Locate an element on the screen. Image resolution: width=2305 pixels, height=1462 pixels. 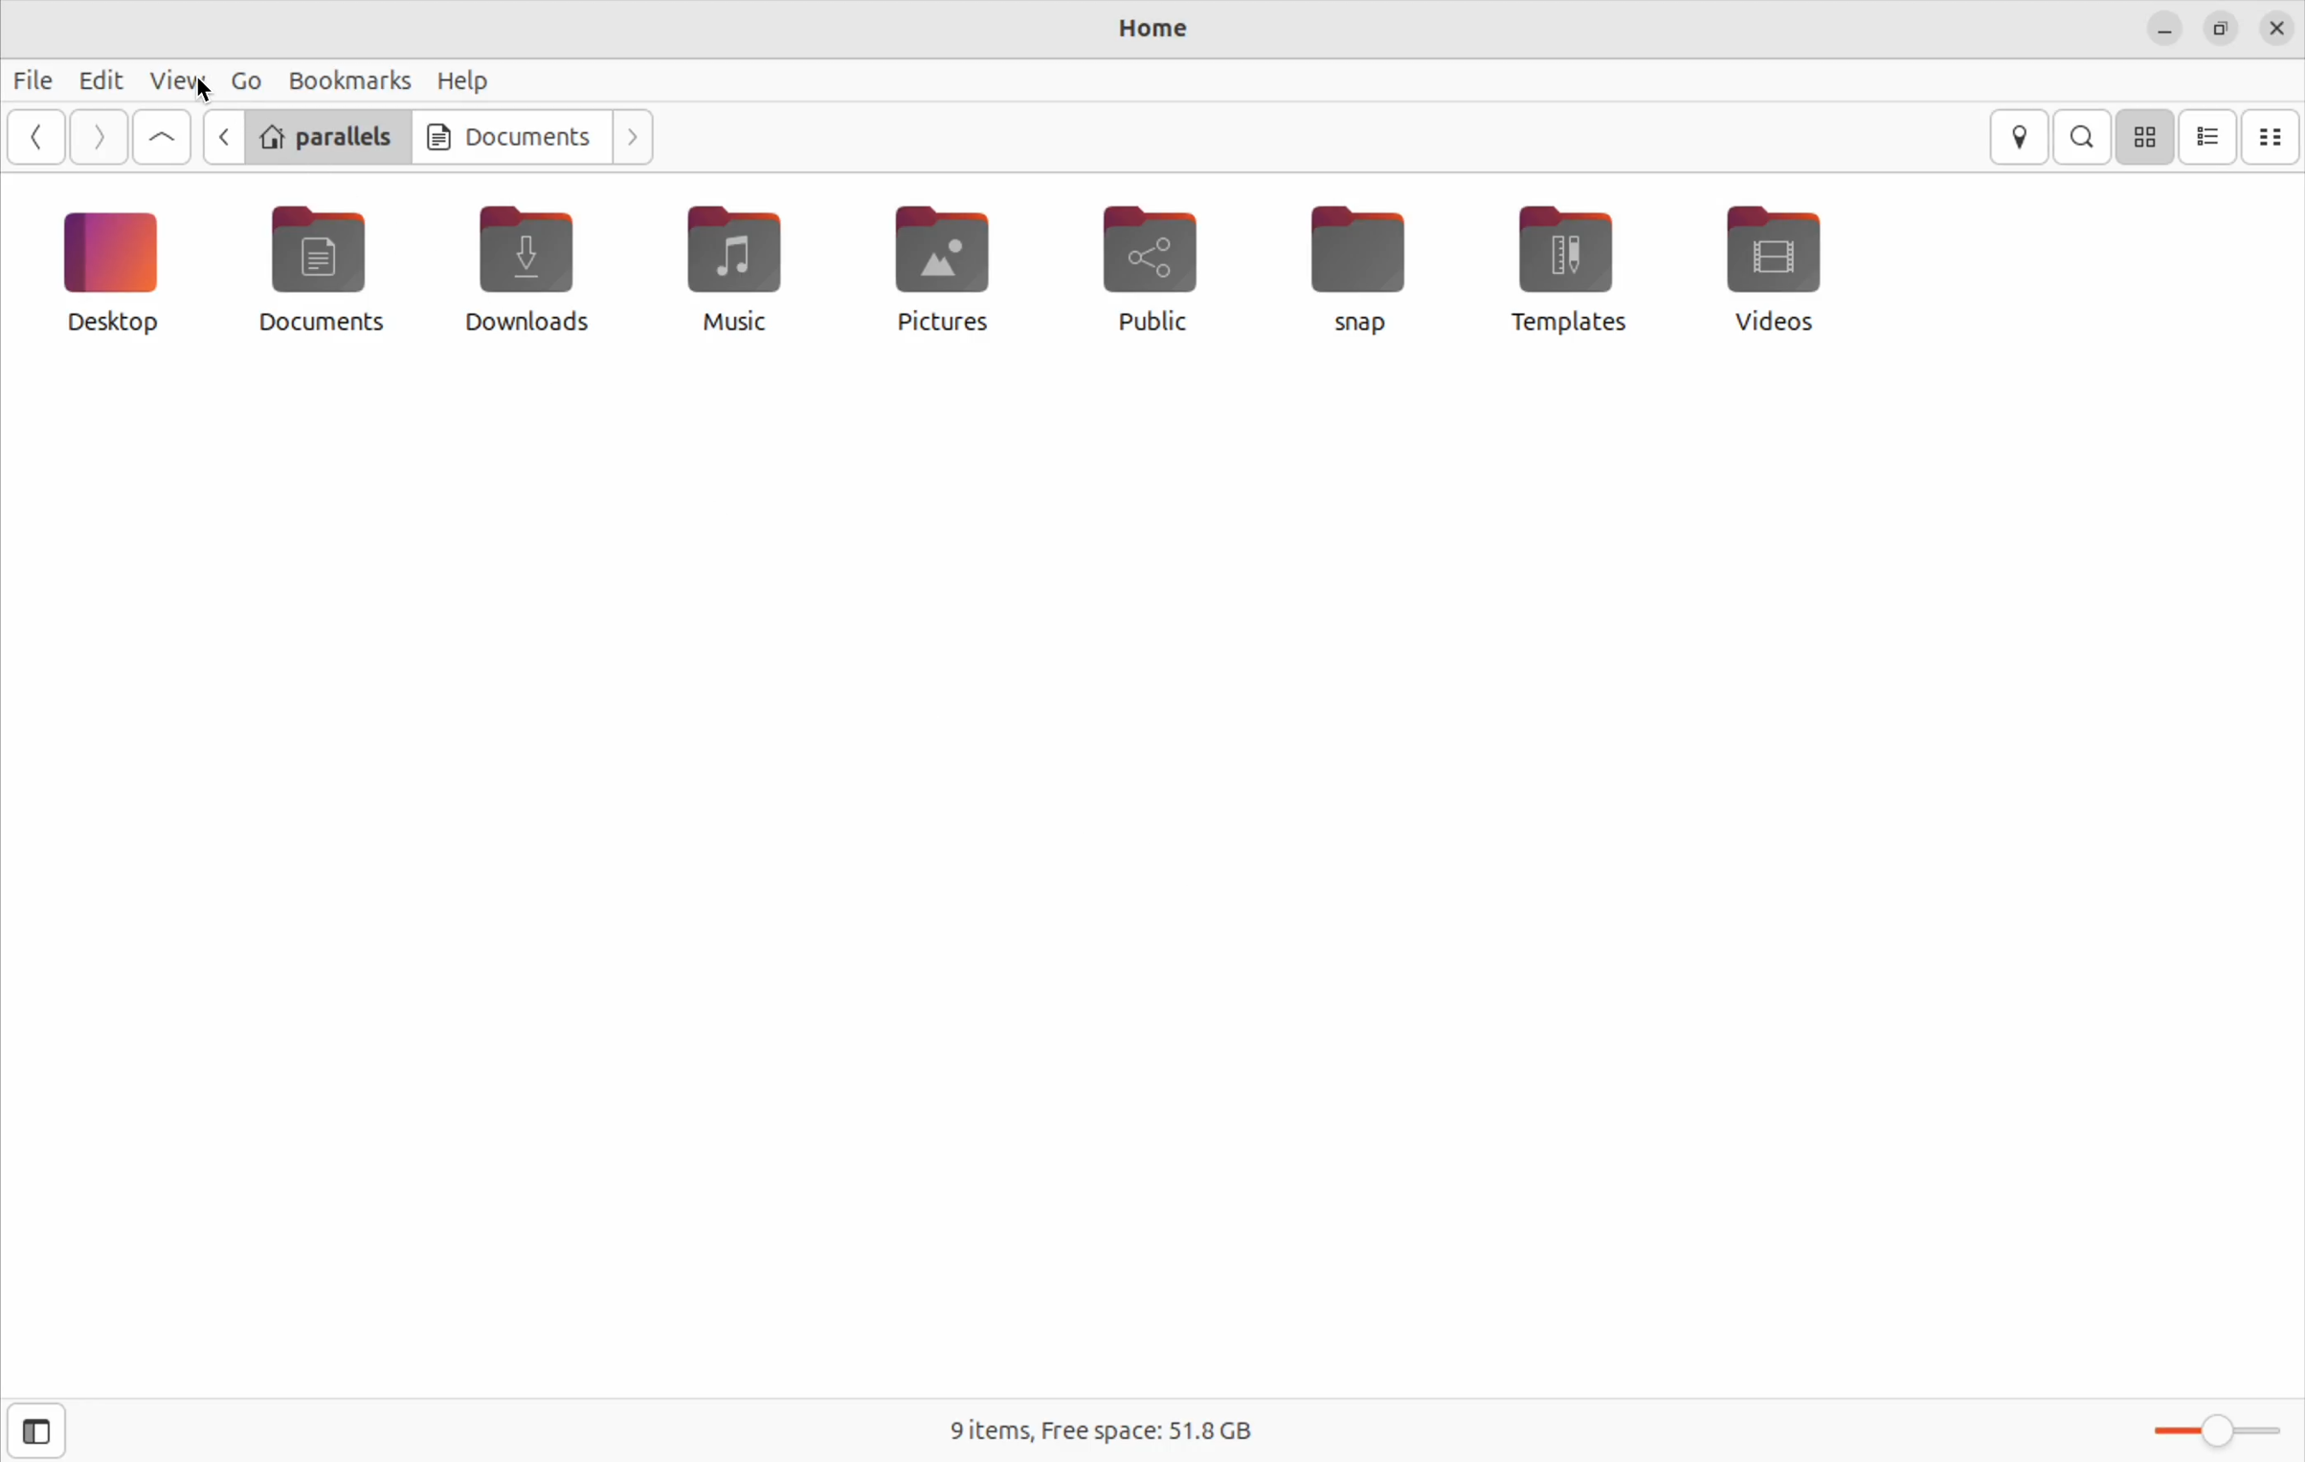
videos is located at coordinates (1788, 267).